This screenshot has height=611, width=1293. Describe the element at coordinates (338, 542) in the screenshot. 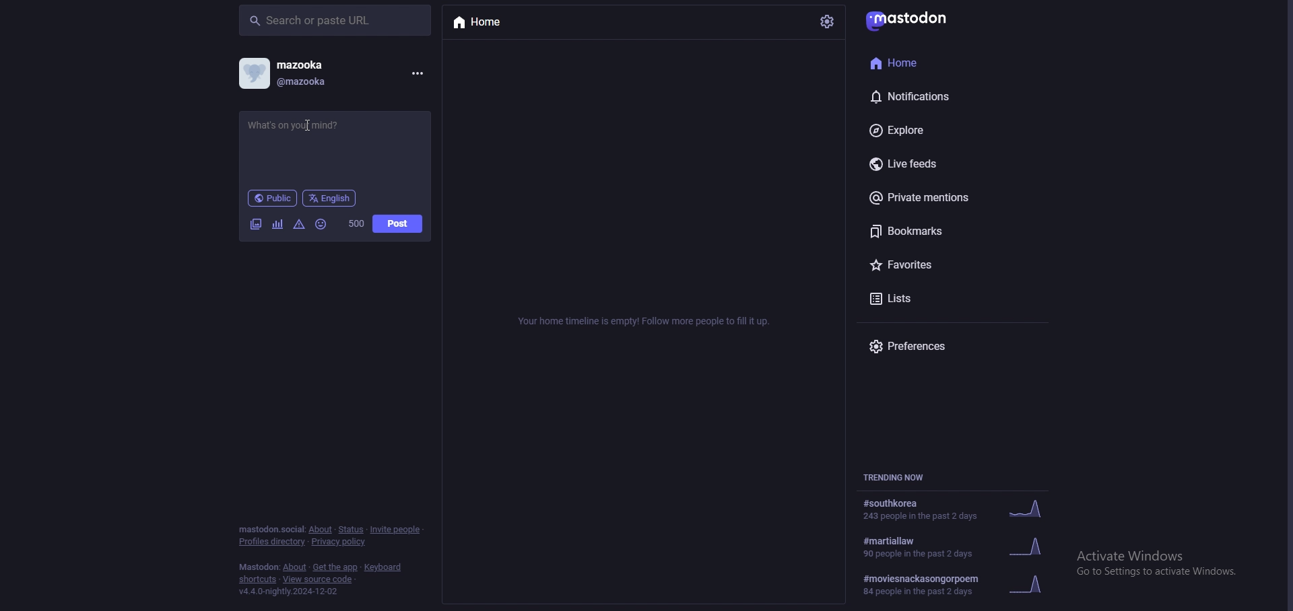

I see `privacy policy` at that location.